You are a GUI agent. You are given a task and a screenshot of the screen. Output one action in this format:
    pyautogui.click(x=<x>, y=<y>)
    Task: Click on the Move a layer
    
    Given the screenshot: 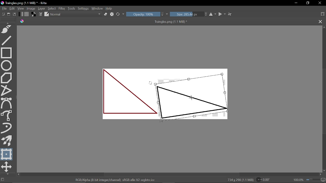 What is the action you would take?
    pyautogui.click(x=7, y=167)
    